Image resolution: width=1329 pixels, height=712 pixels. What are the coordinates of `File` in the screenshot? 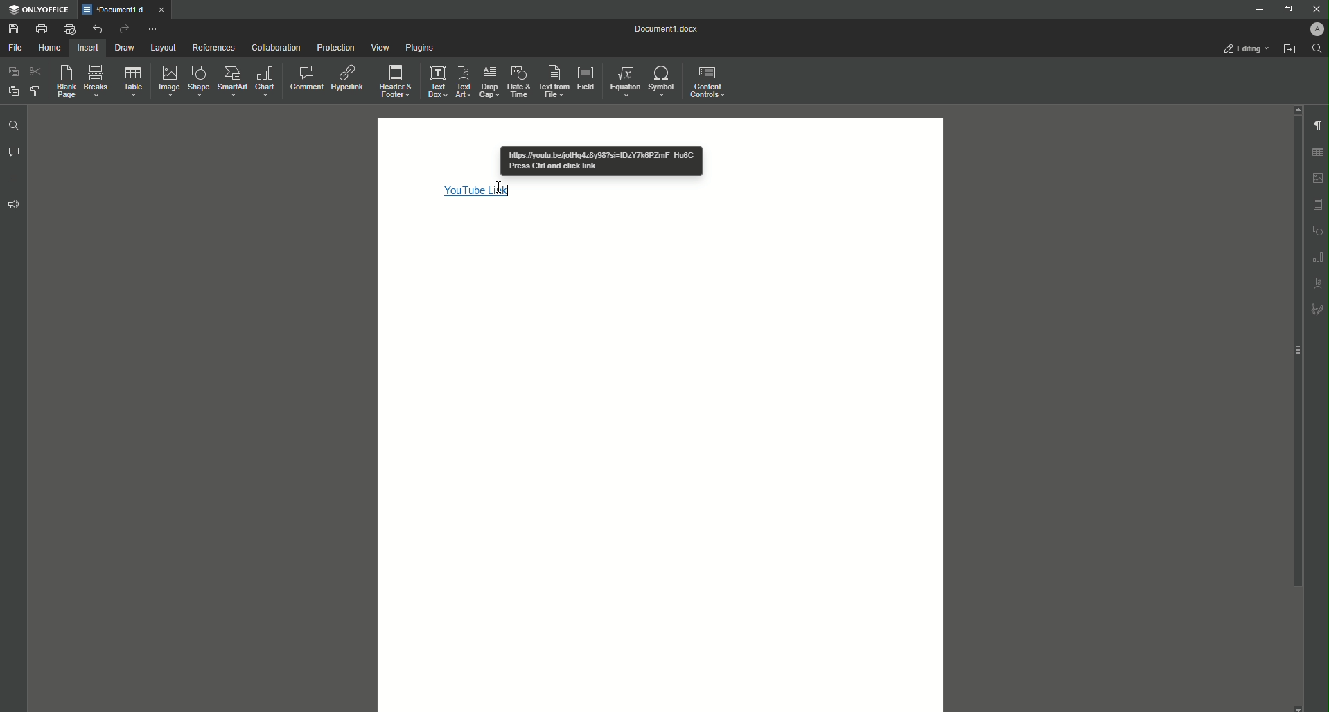 It's located at (15, 47).